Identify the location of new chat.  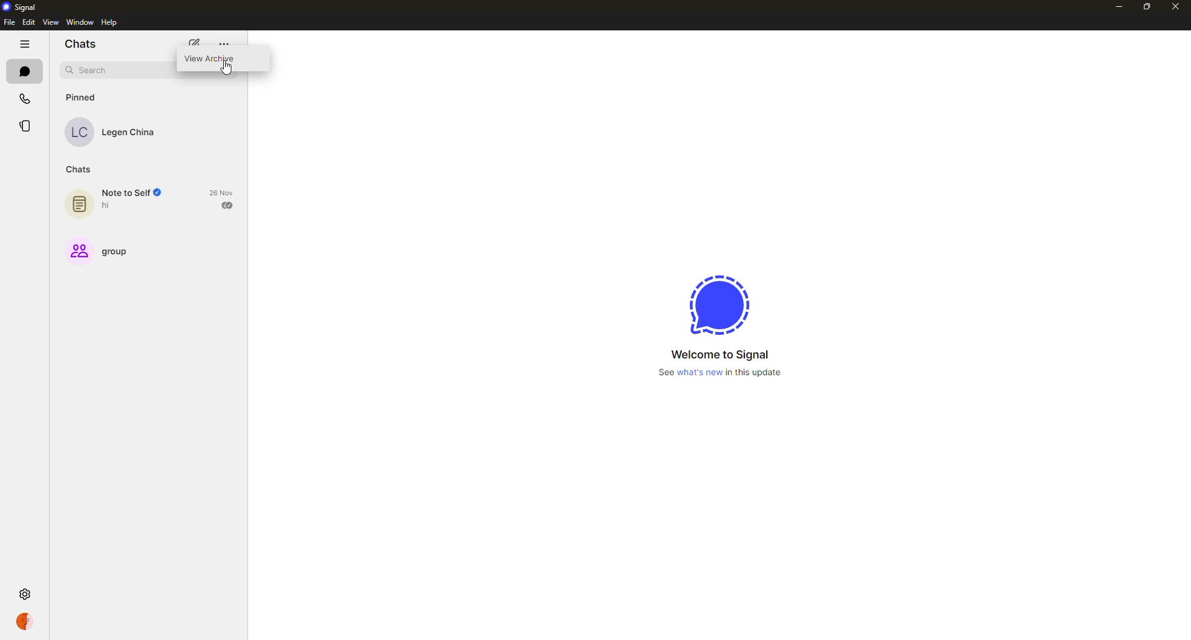
(195, 44).